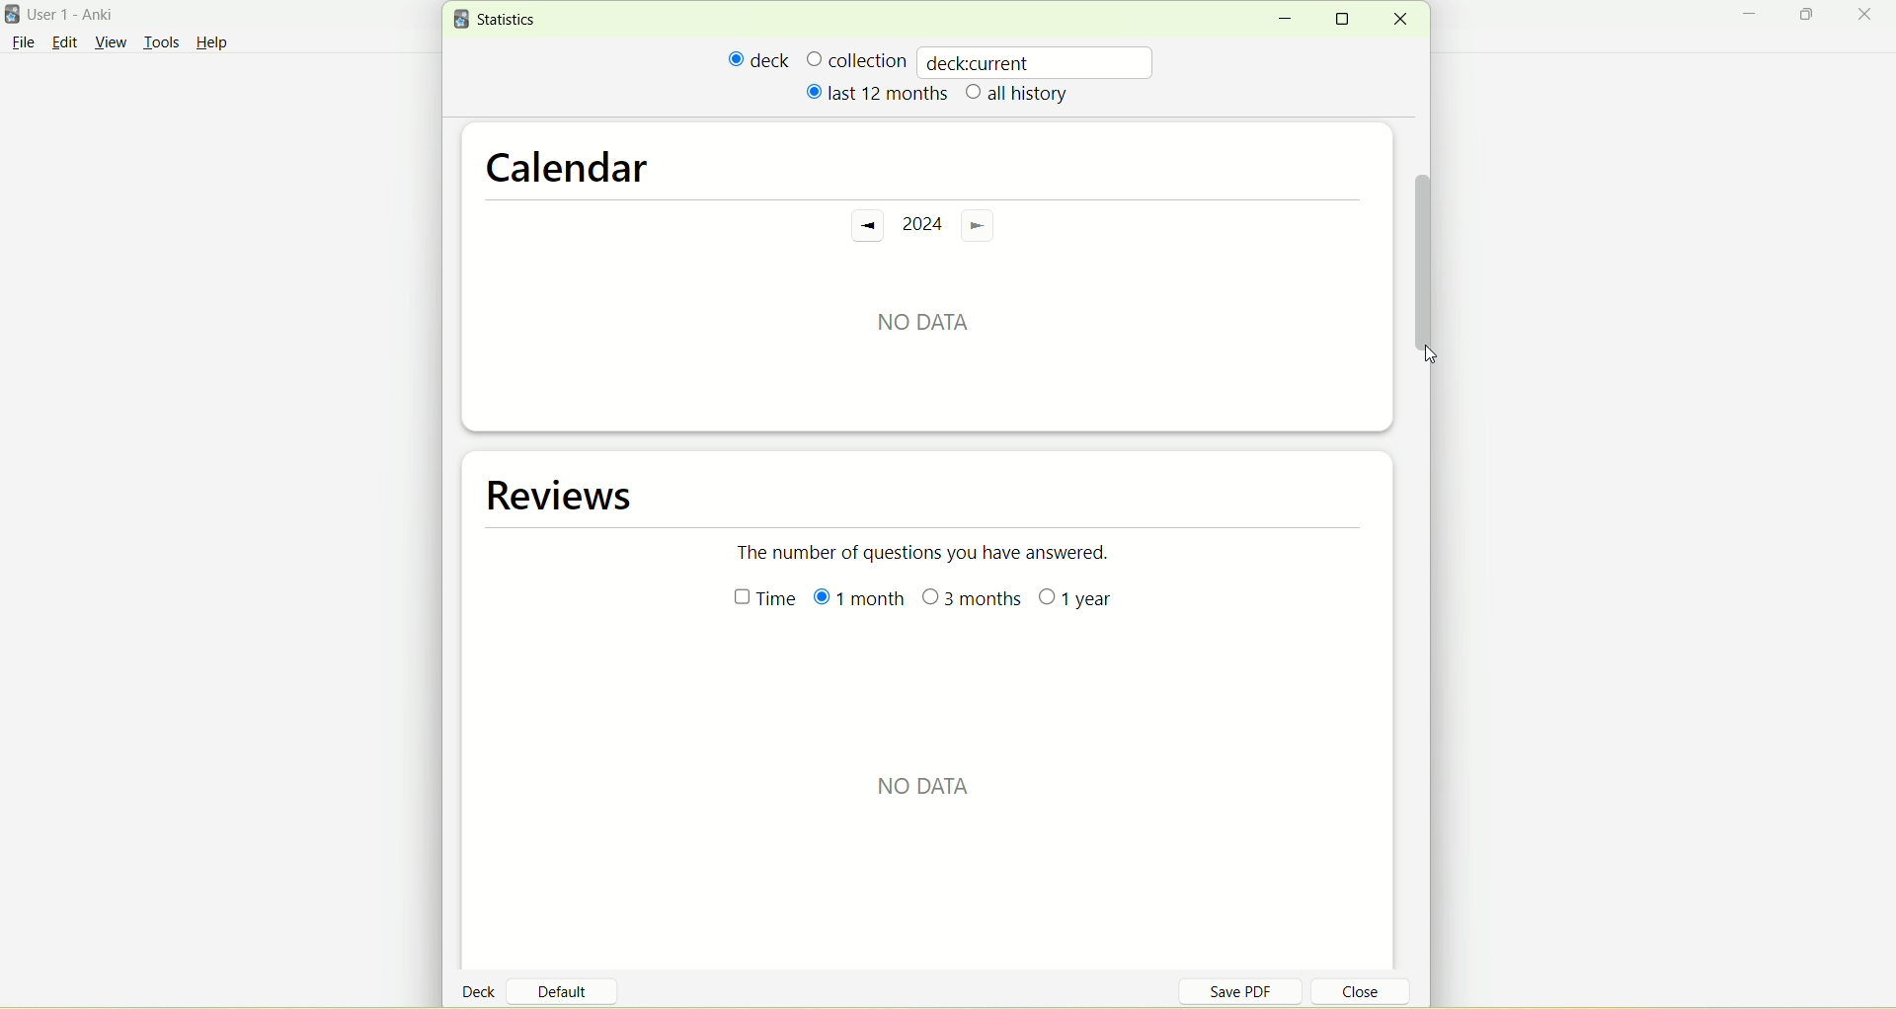  What do you see at coordinates (64, 41) in the screenshot?
I see `edit` at bounding box center [64, 41].